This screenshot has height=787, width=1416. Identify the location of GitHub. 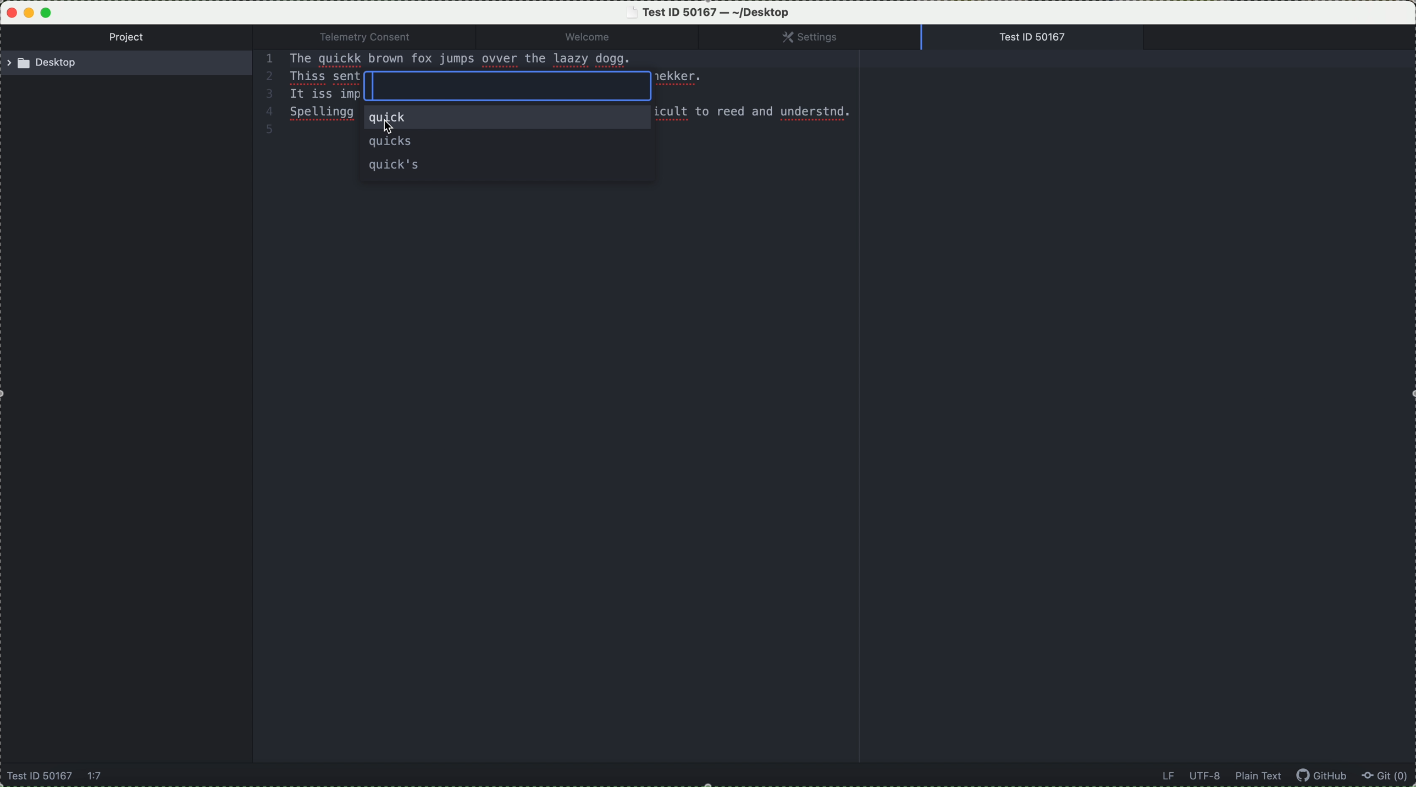
(1326, 777).